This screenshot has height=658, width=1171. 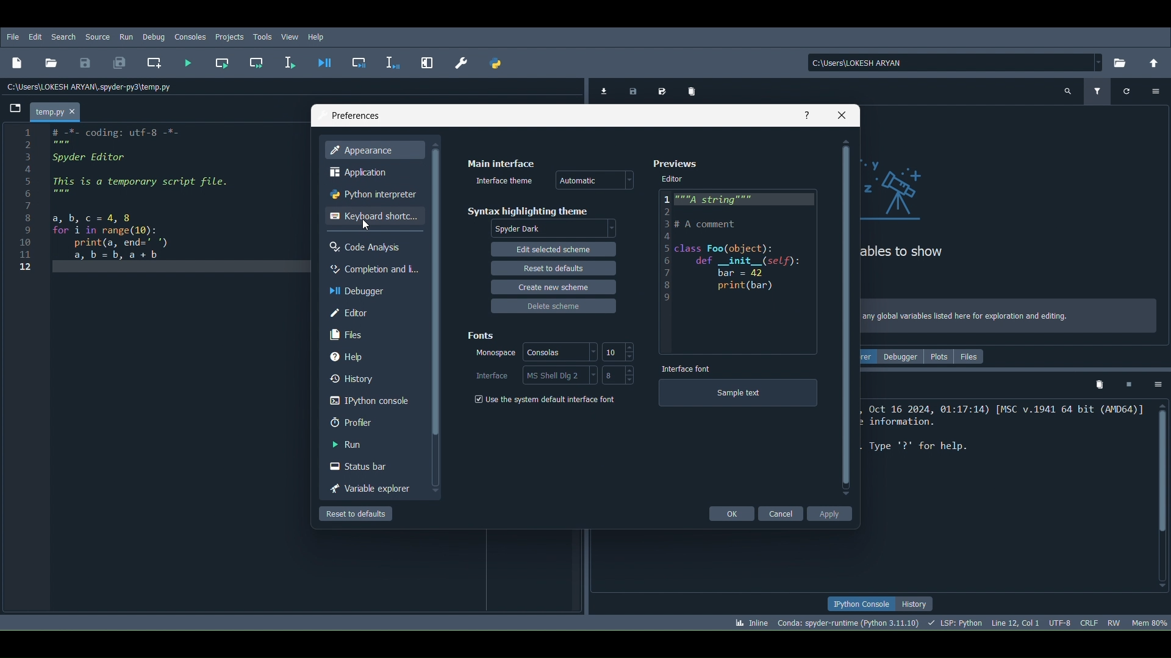 I want to click on Version, so click(x=849, y=622).